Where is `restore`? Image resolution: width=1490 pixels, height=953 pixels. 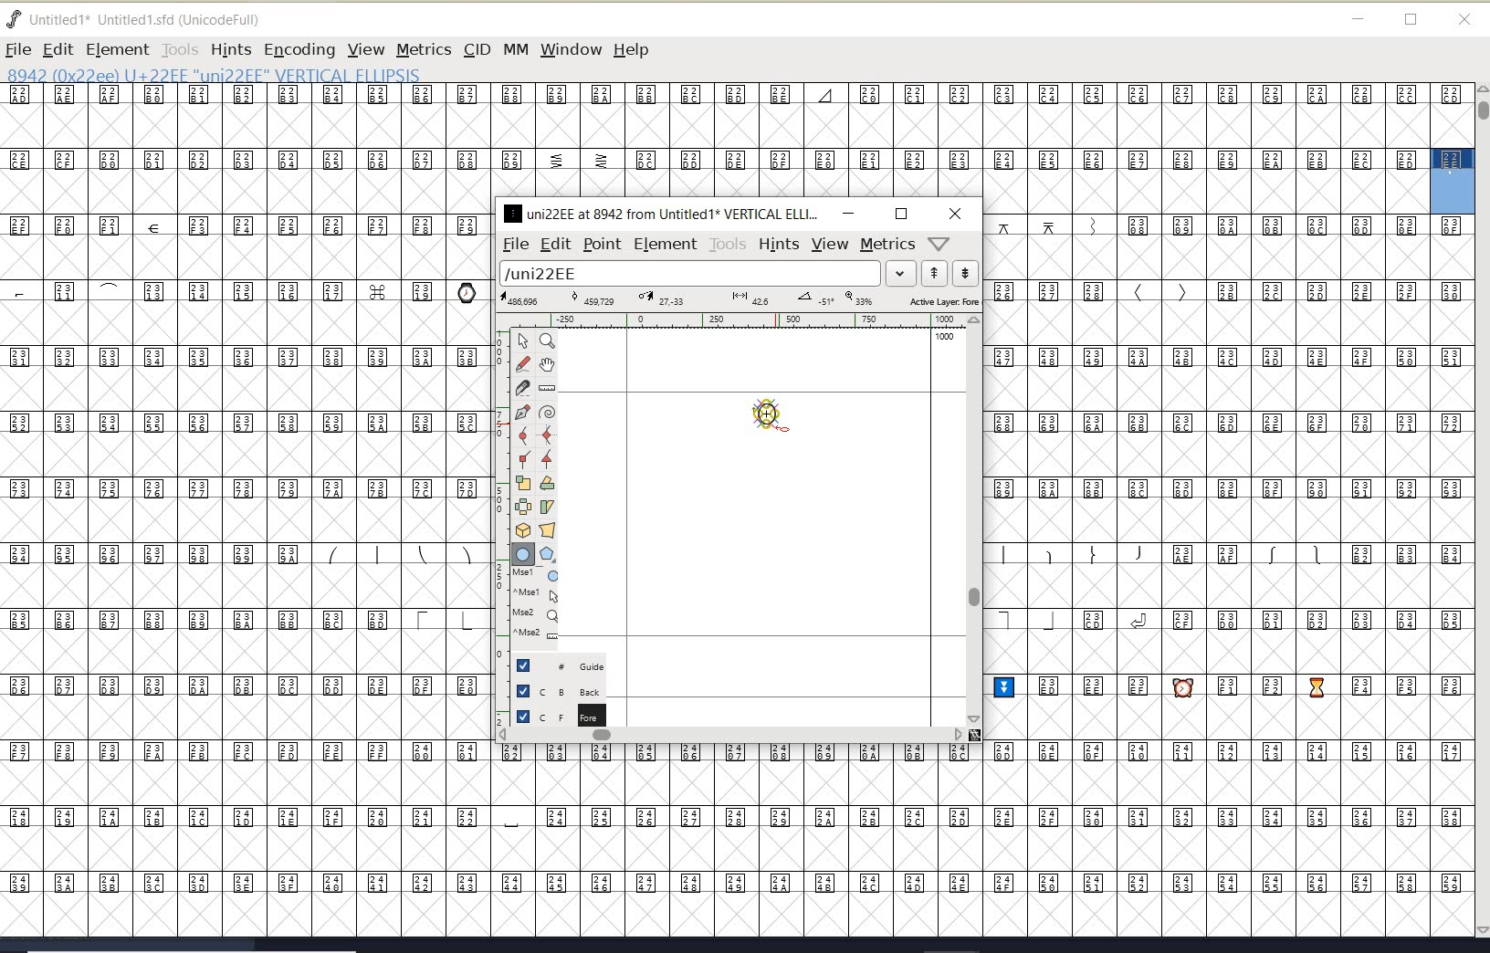
restore is located at coordinates (1411, 21).